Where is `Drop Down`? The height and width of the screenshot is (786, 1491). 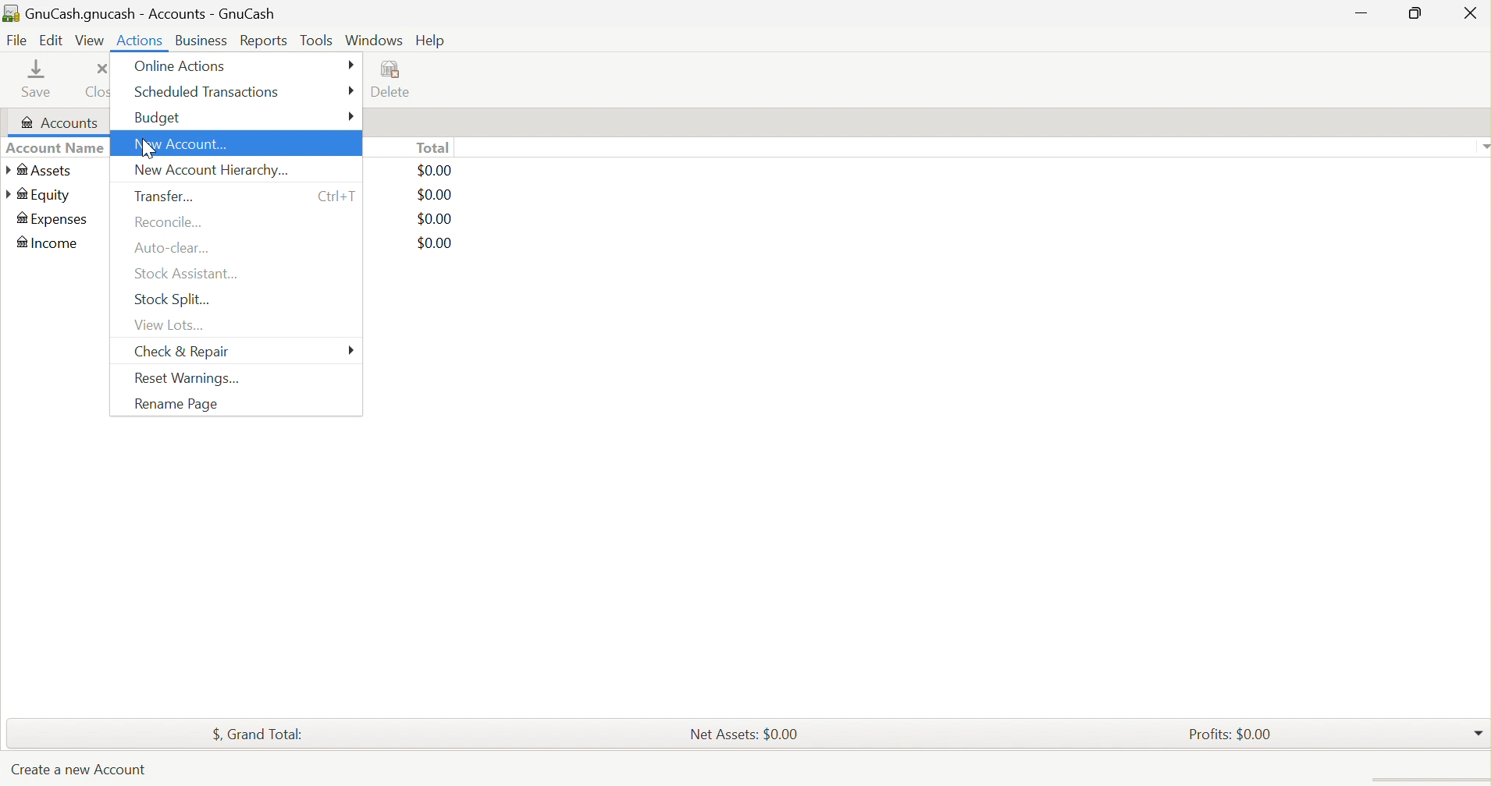 Drop Down is located at coordinates (1482, 146).